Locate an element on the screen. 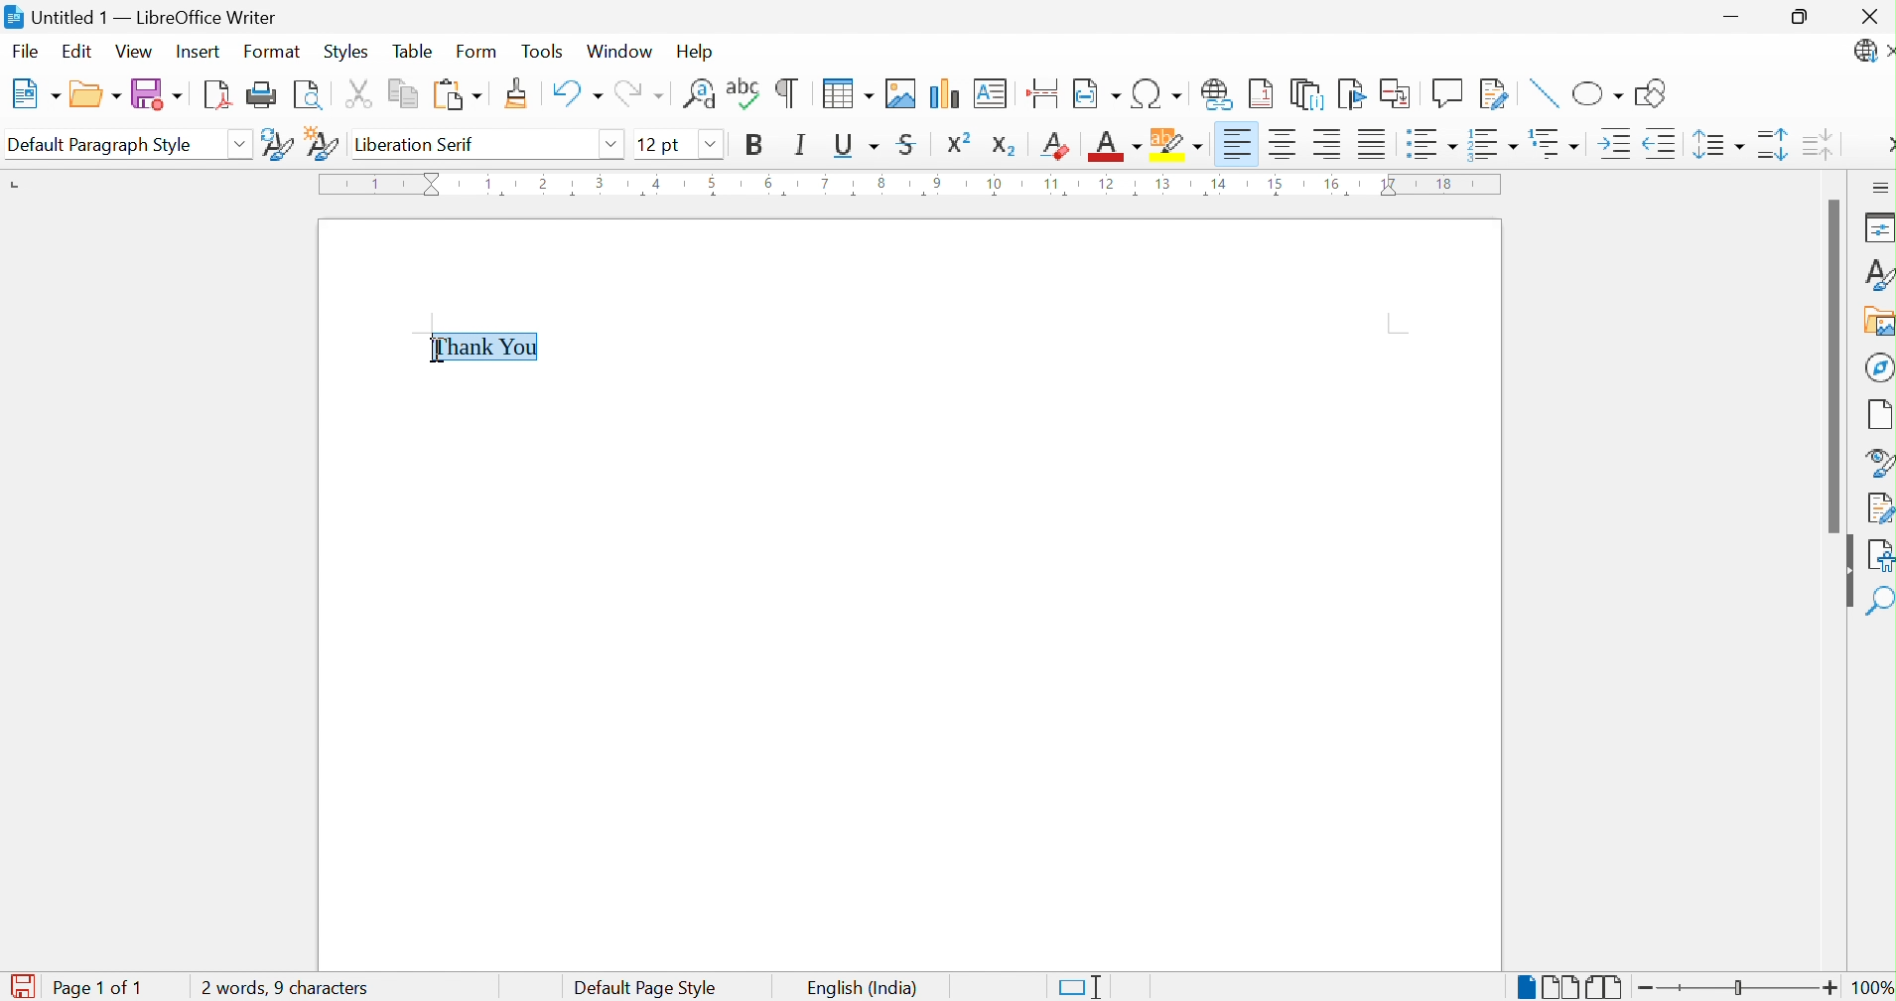 The height and width of the screenshot is (1001, 1896). Hide is located at coordinates (1844, 572).